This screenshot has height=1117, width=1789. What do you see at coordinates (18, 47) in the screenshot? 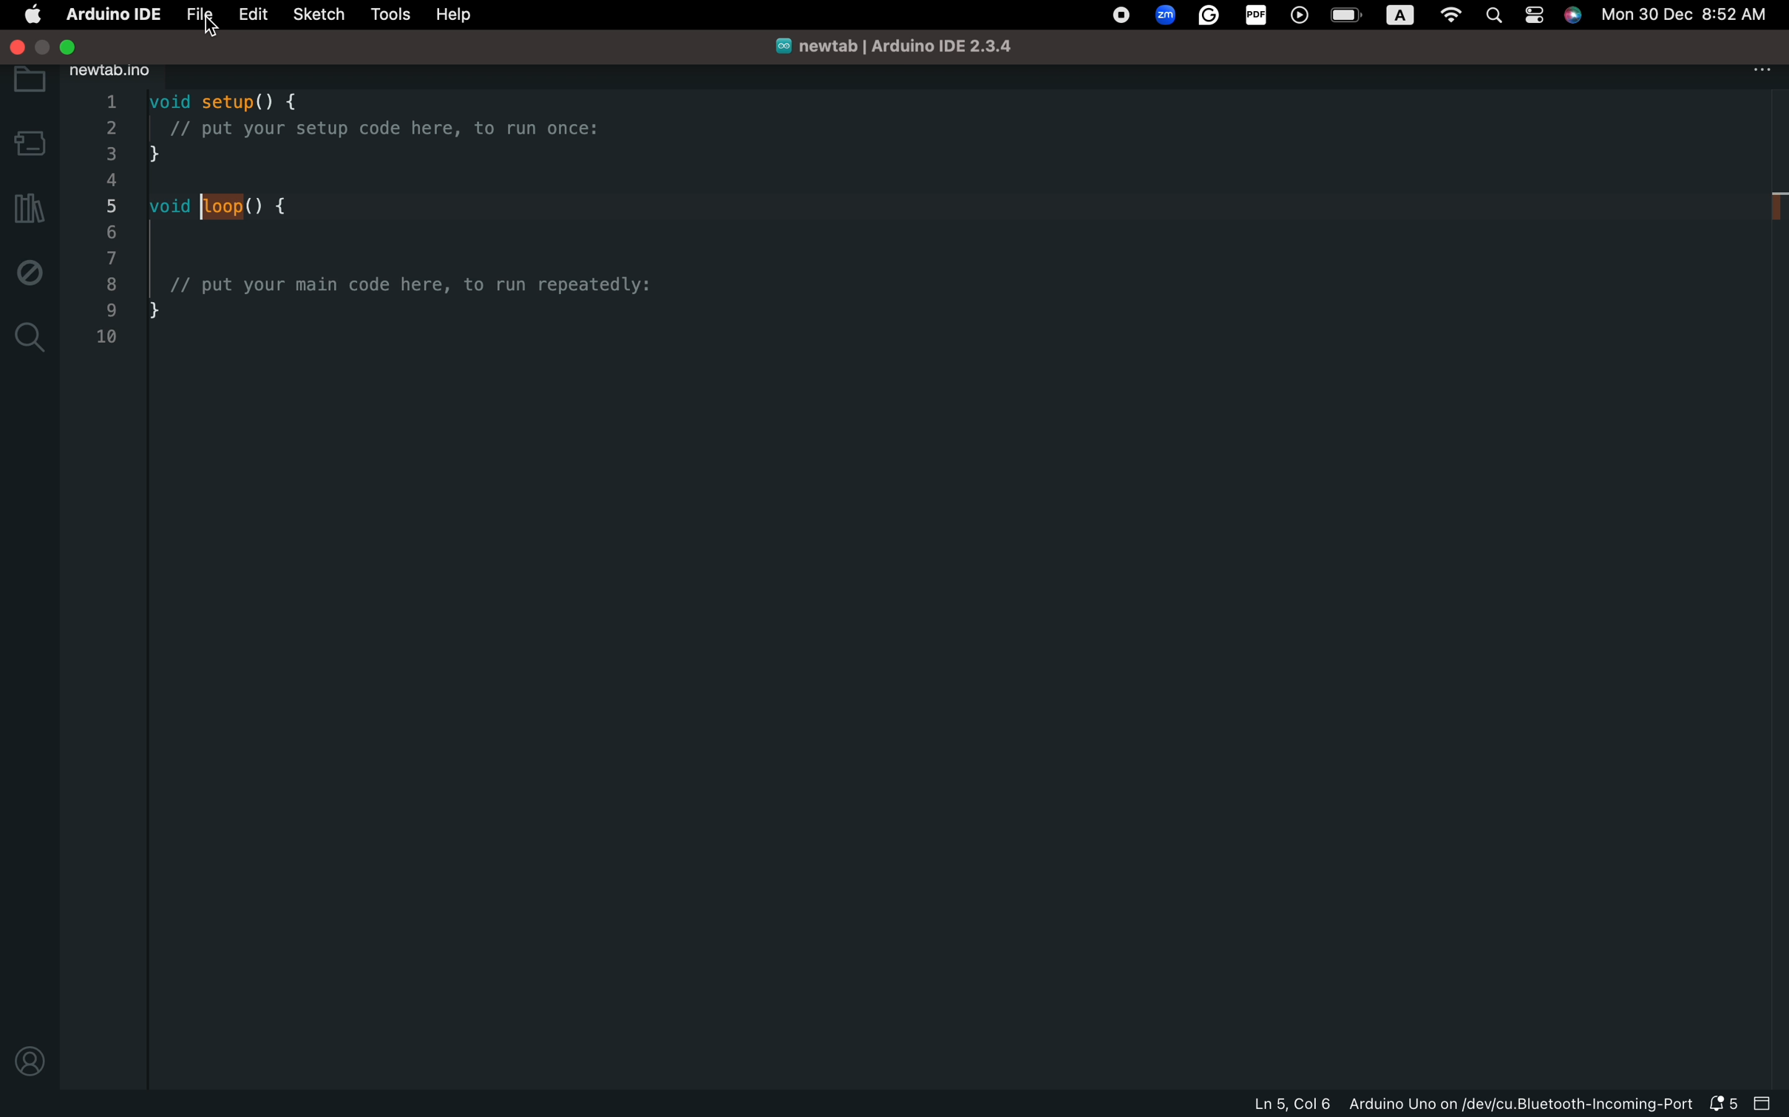
I see `close` at bounding box center [18, 47].